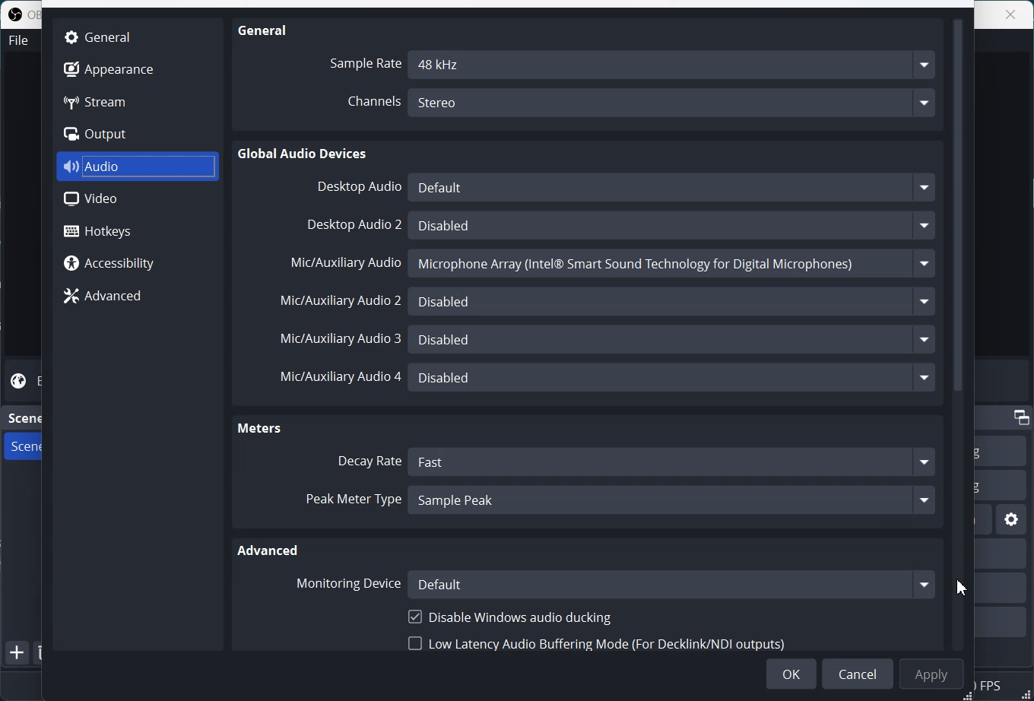  Describe the element at coordinates (105, 36) in the screenshot. I see `General` at that location.